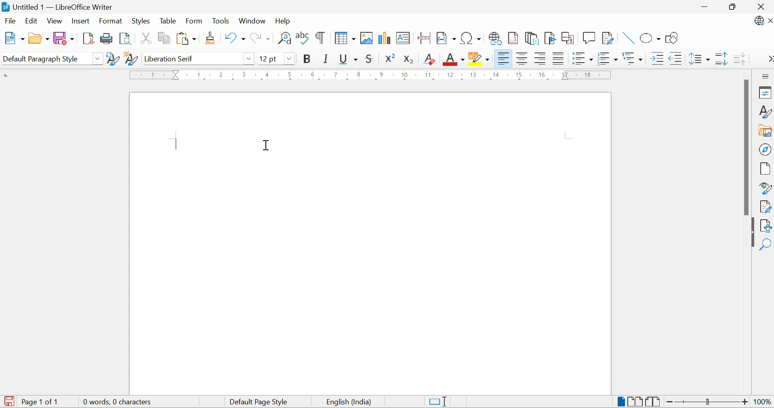 The image size is (774, 408). What do you see at coordinates (766, 243) in the screenshot?
I see `Find` at bounding box center [766, 243].